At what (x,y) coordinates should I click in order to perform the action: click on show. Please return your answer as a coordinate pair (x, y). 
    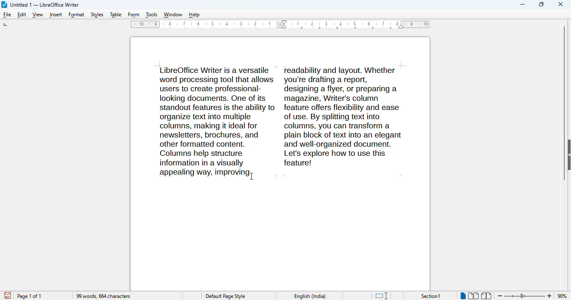
    Looking at the image, I should click on (567, 155).